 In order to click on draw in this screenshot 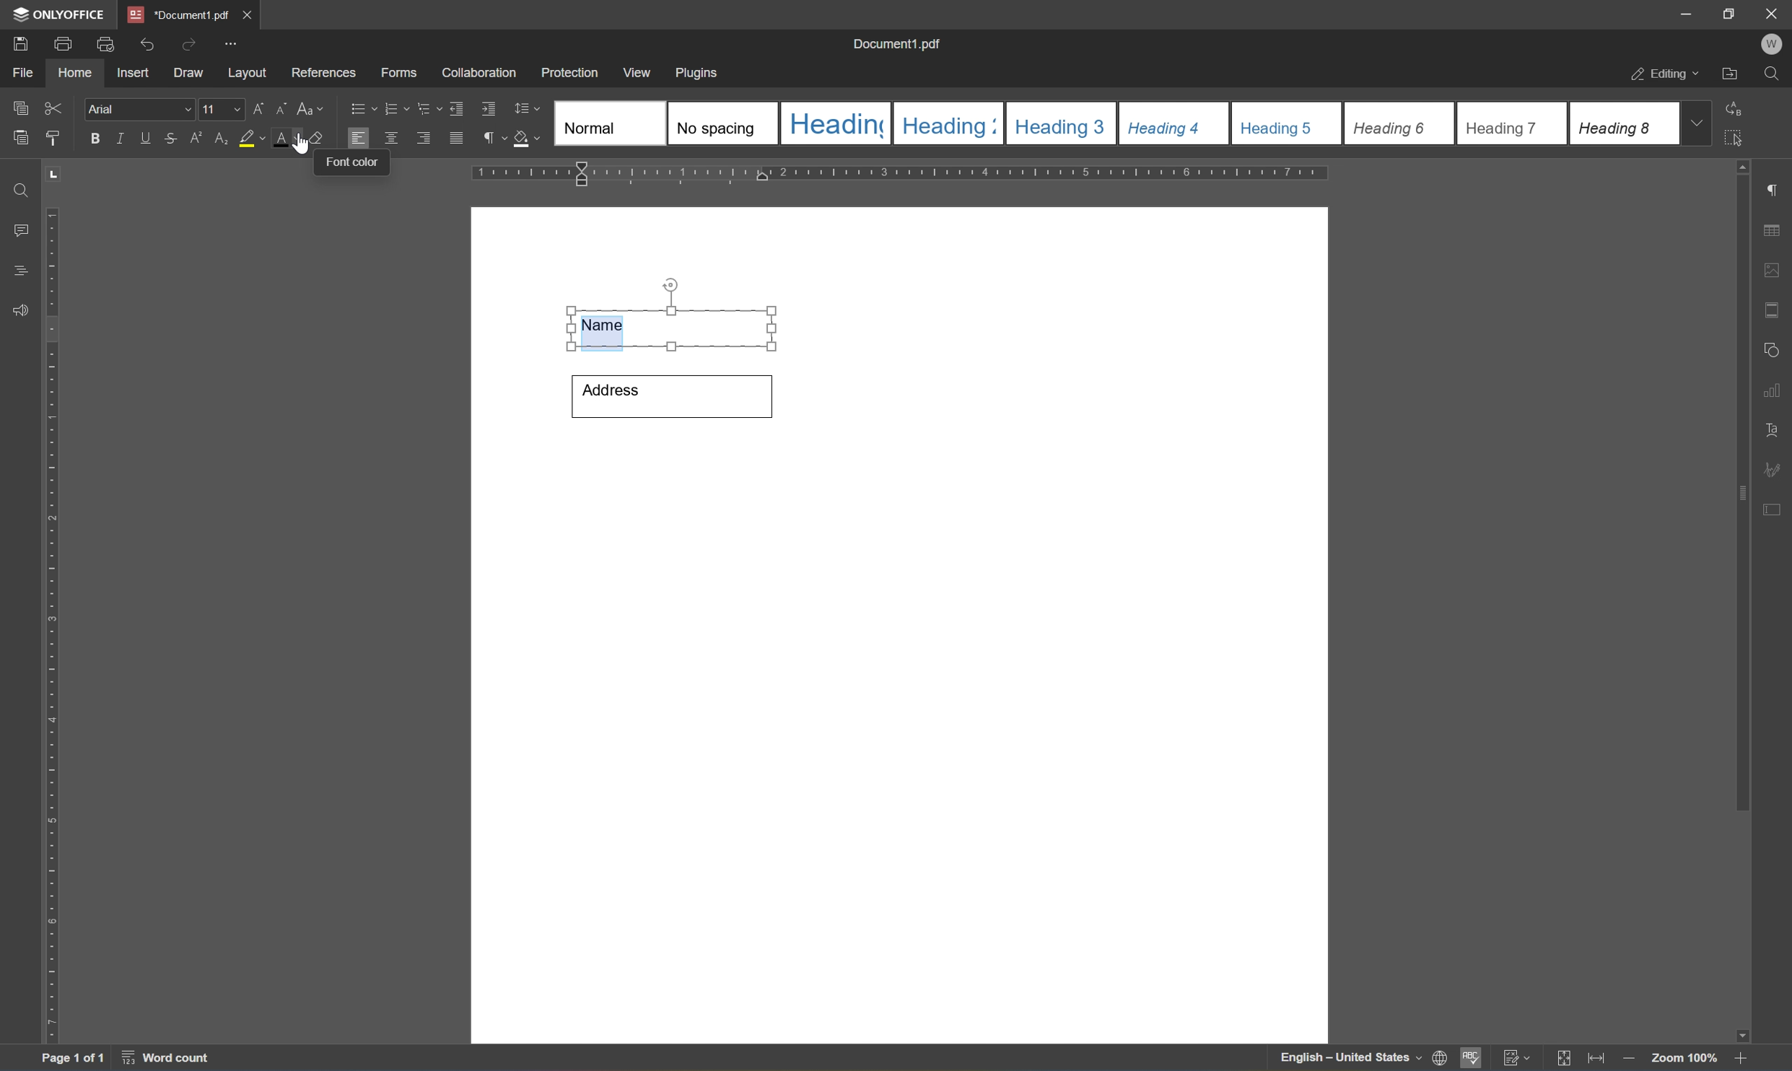, I will do `click(191, 74)`.